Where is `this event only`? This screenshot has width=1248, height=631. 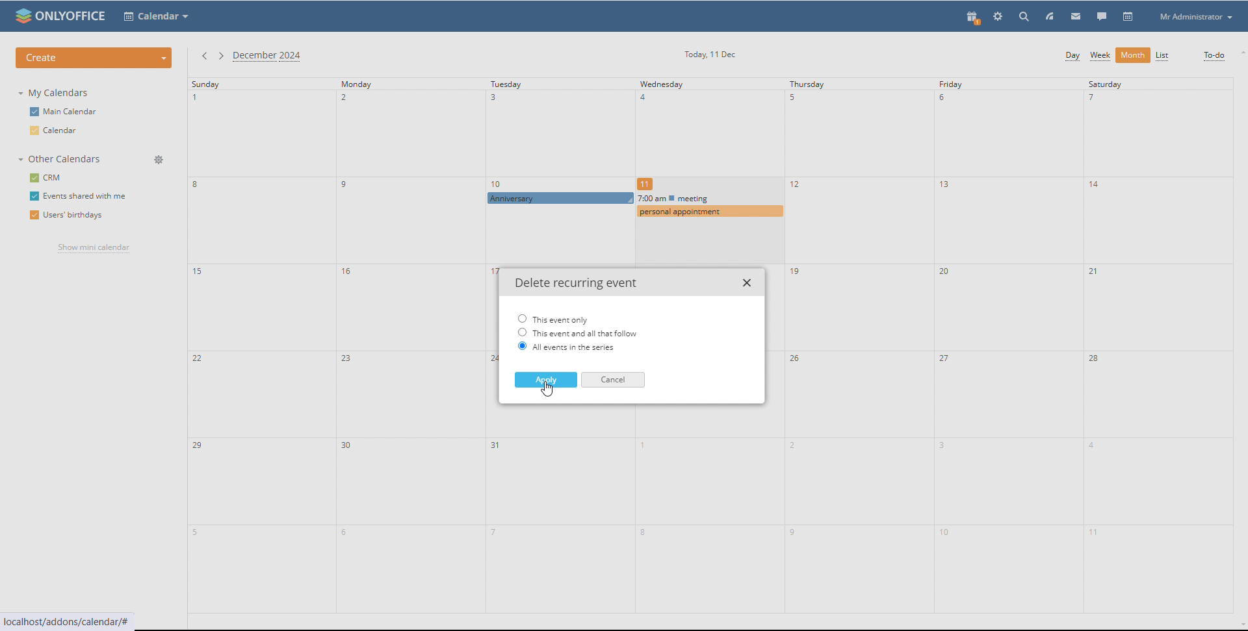
this event only is located at coordinates (553, 318).